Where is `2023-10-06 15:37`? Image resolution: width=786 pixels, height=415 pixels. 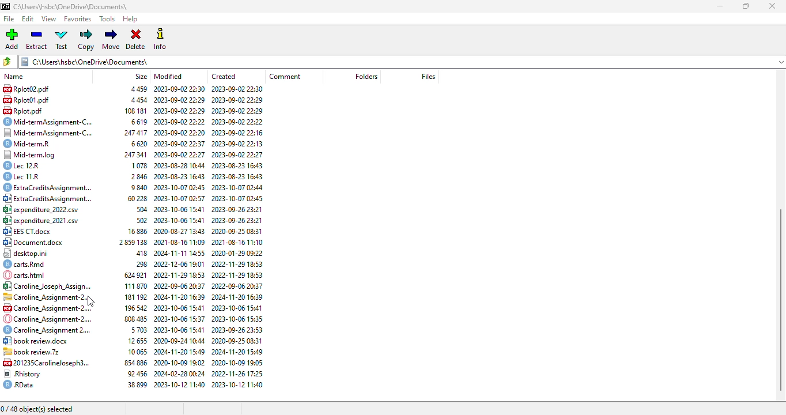 2023-10-06 15:37 is located at coordinates (180, 319).